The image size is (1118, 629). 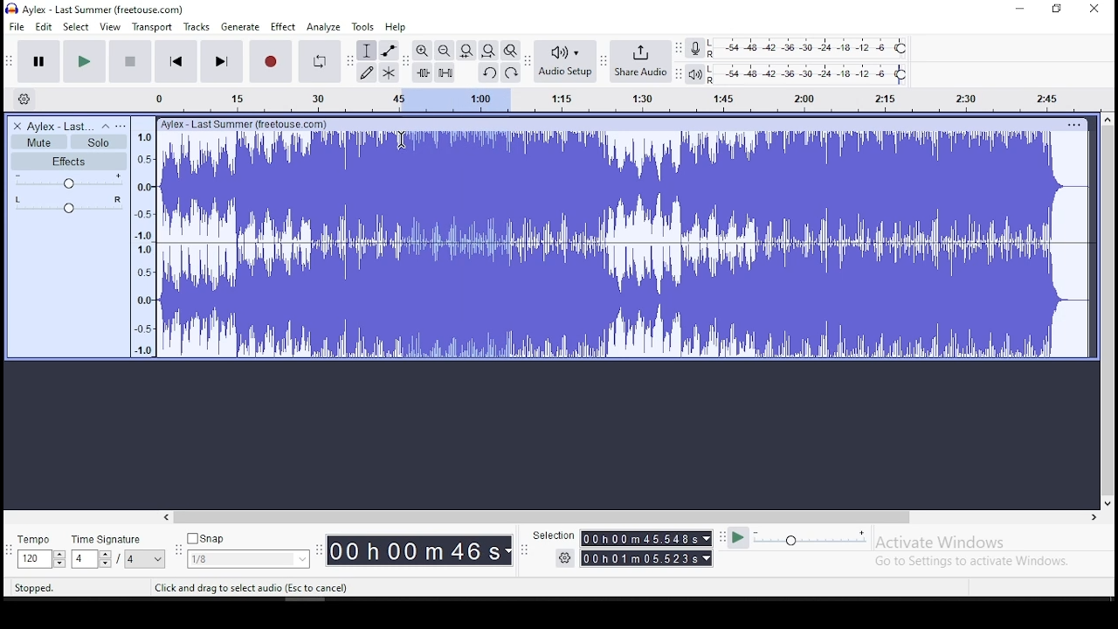 I want to click on analyze, so click(x=325, y=27).